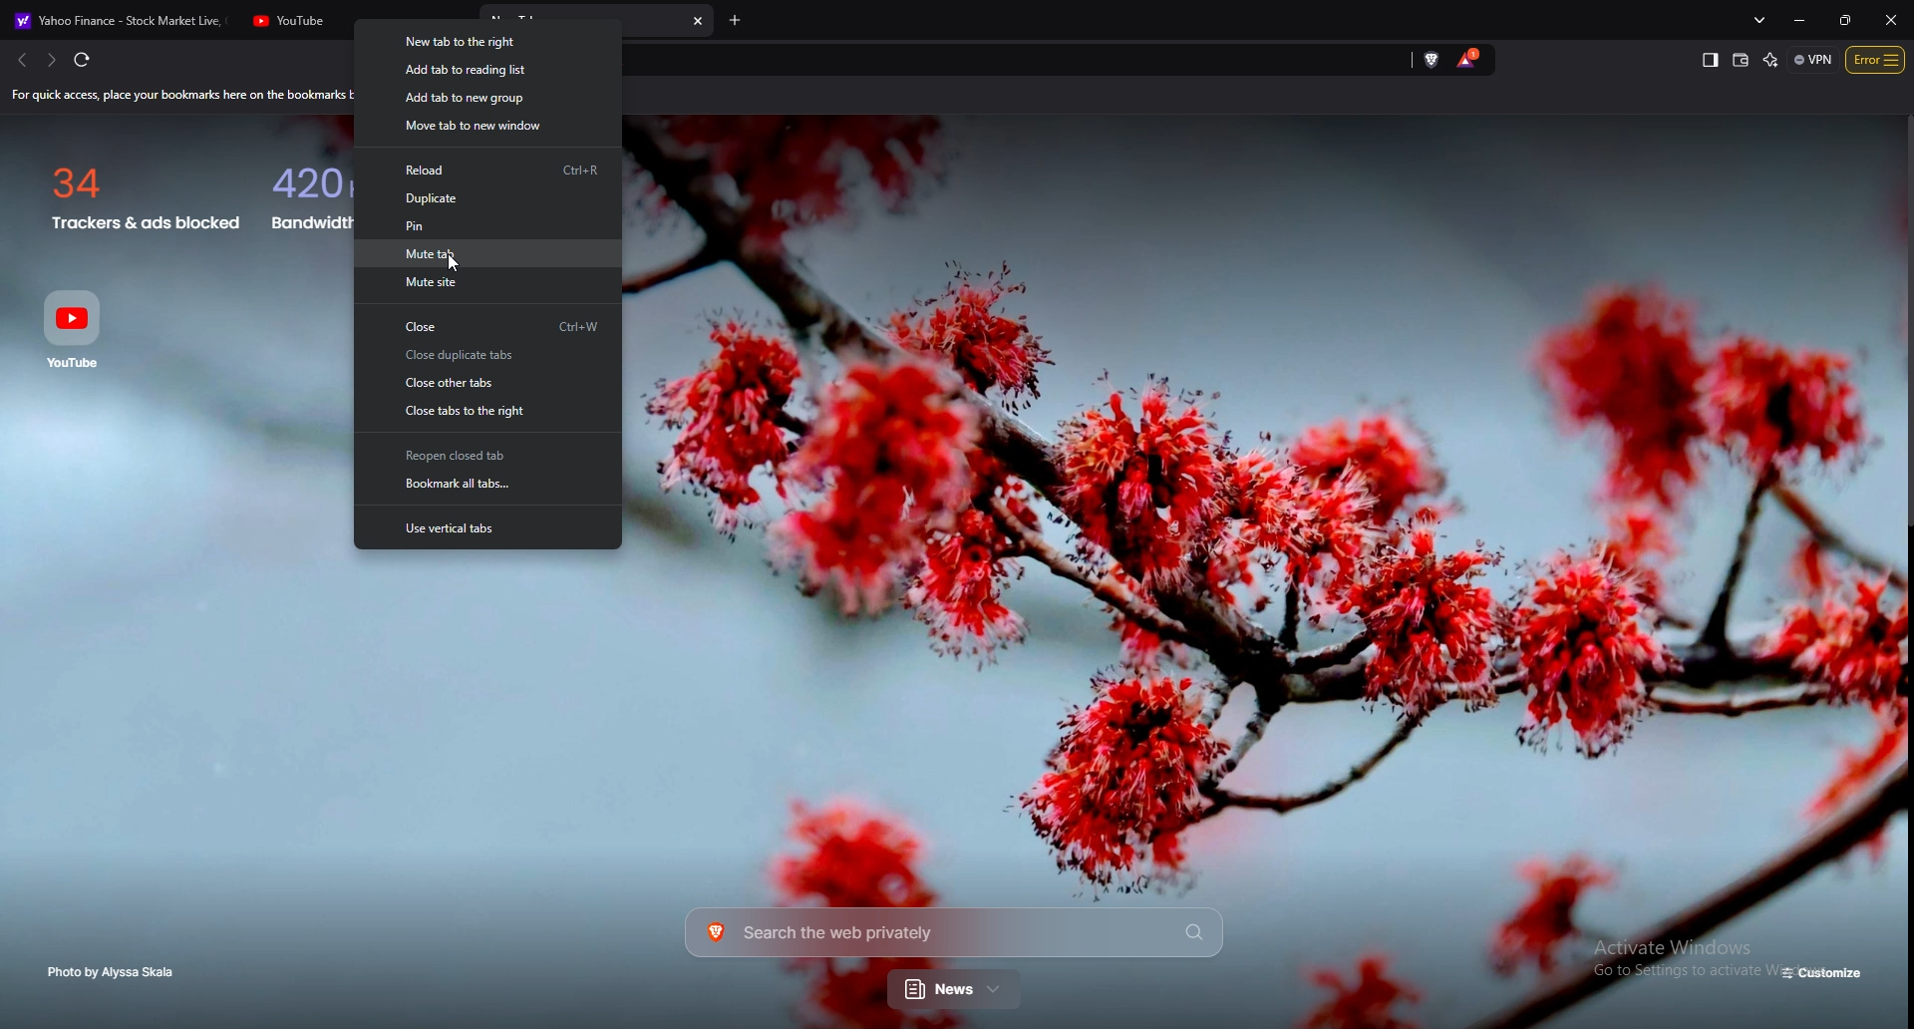 The height and width of the screenshot is (1029, 1914). Describe the element at coordinates (489, 70) in the screenshot. I see `add tab to reading list` at that location.